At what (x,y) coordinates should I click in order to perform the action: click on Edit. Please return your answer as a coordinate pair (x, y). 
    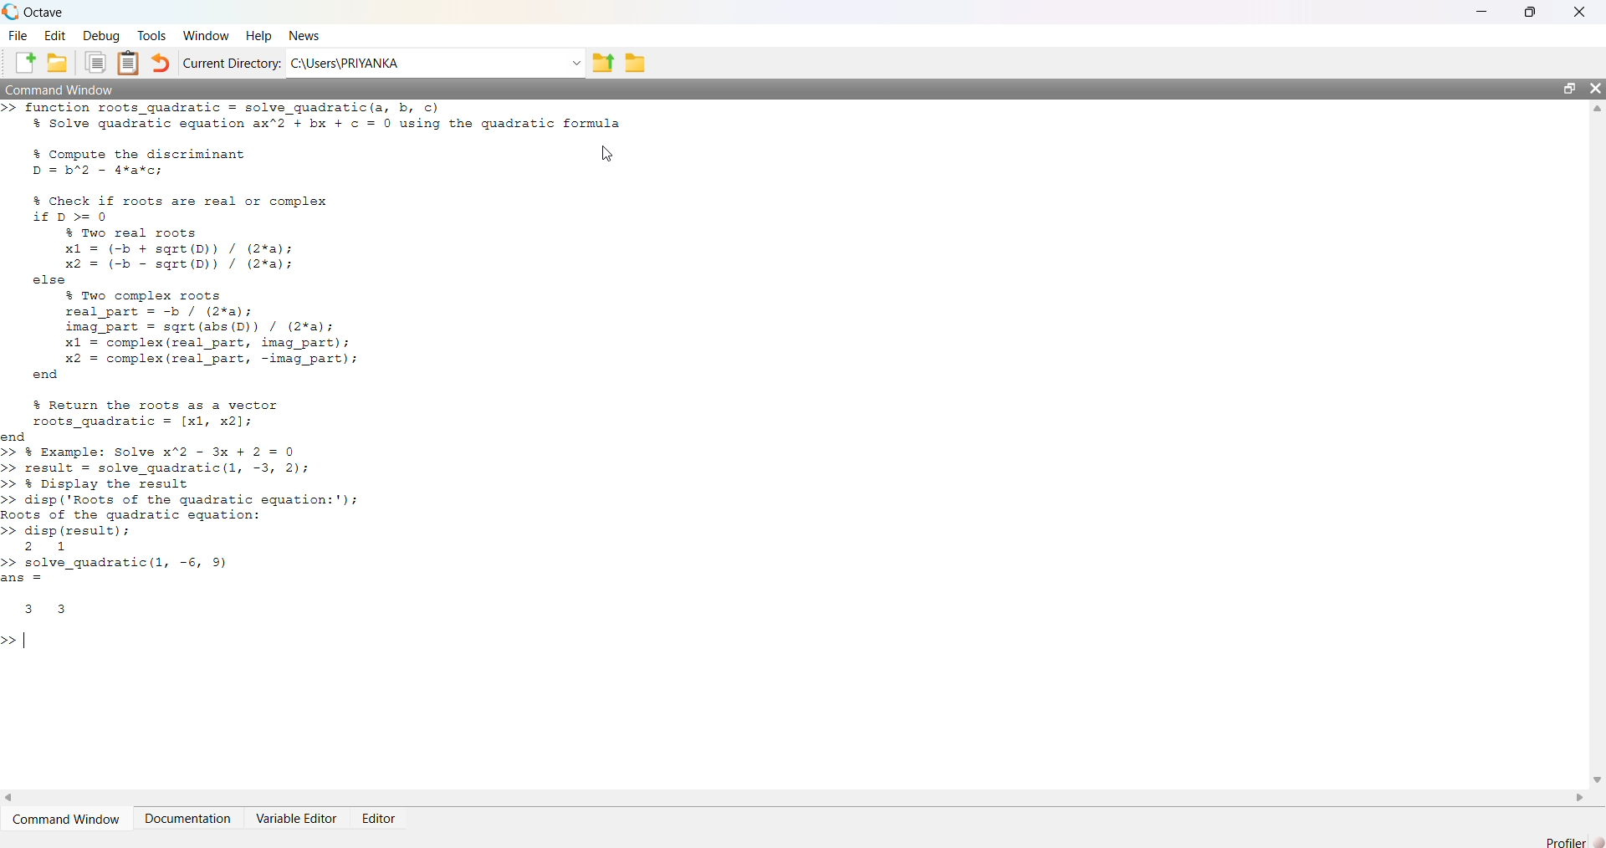
    Looking at the image, I should click on (55, 34).